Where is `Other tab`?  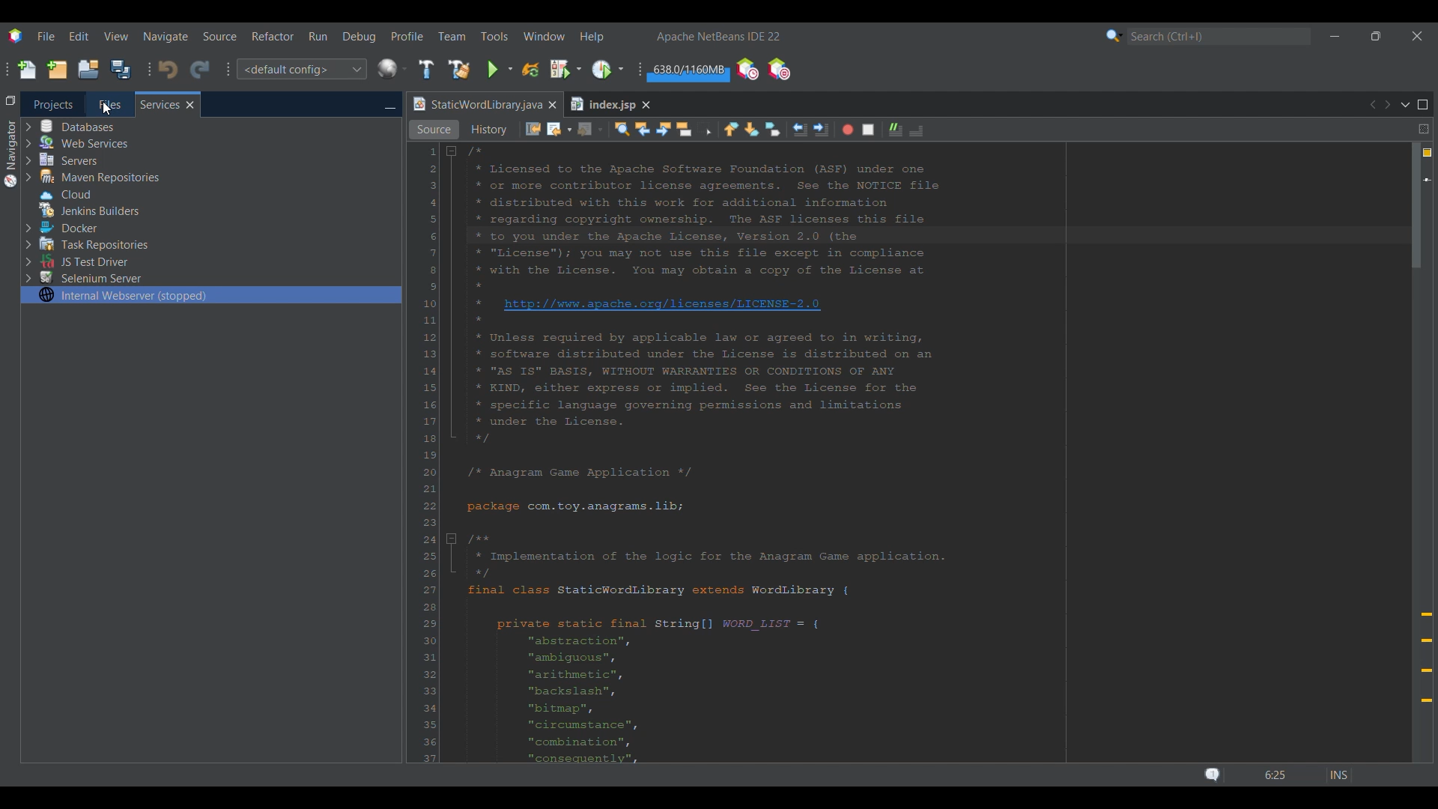 Other tab is located at coordinates (609, 104).